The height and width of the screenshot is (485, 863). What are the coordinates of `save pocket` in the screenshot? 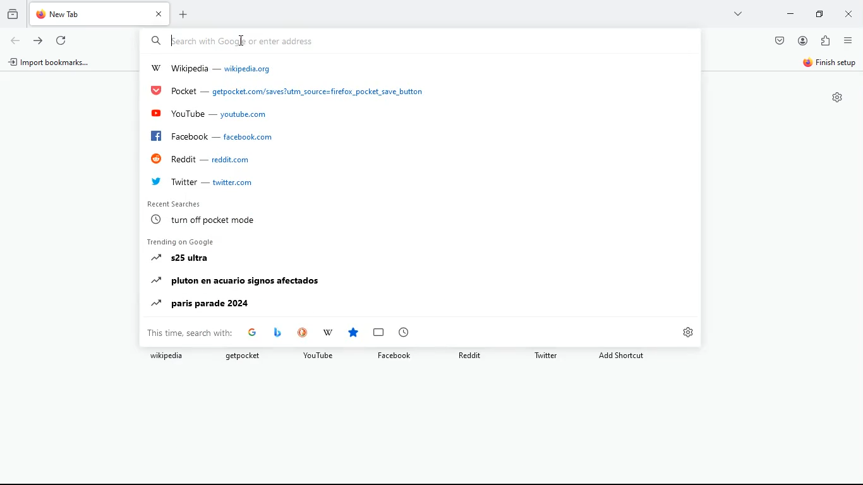 It's located at (779, 42).